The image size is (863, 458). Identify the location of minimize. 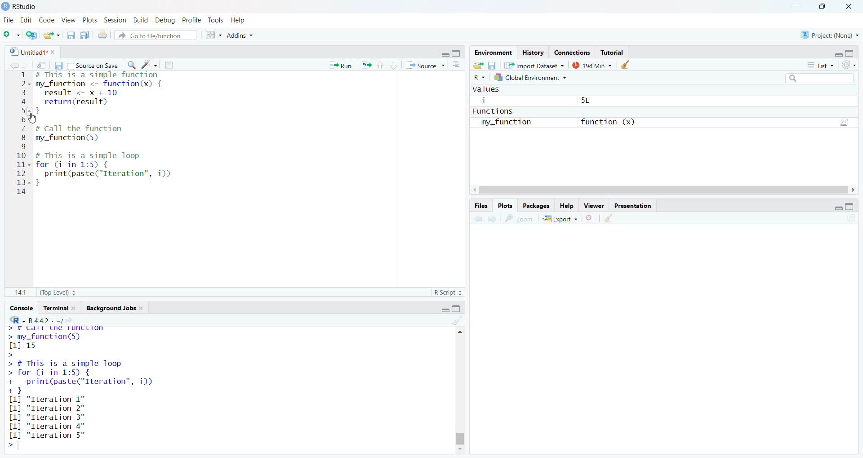
(834, 208).